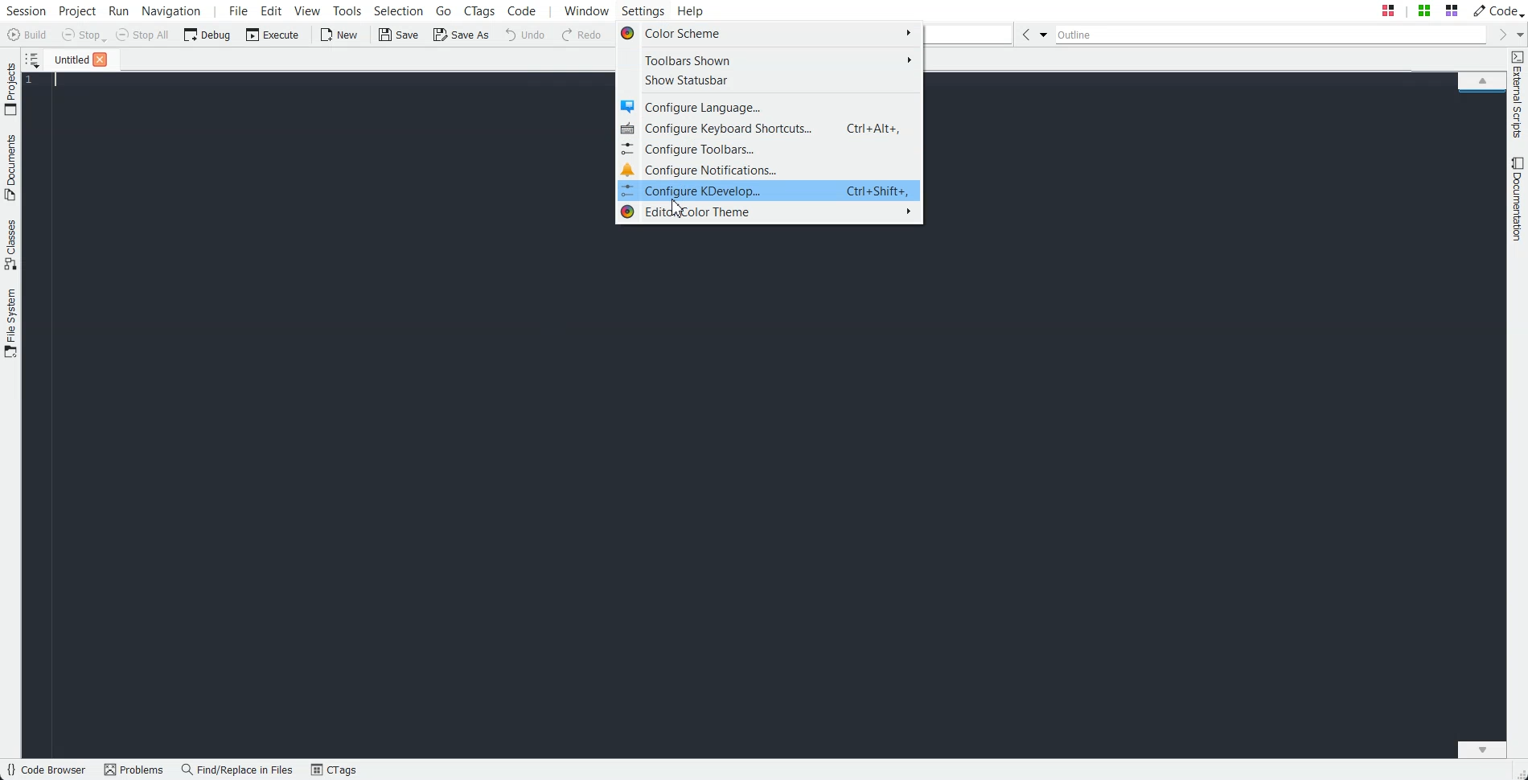 The image size is (1528, 780). Describe the element at coordinates (647, 10) in the screenshot. I see `Settings` at that location.